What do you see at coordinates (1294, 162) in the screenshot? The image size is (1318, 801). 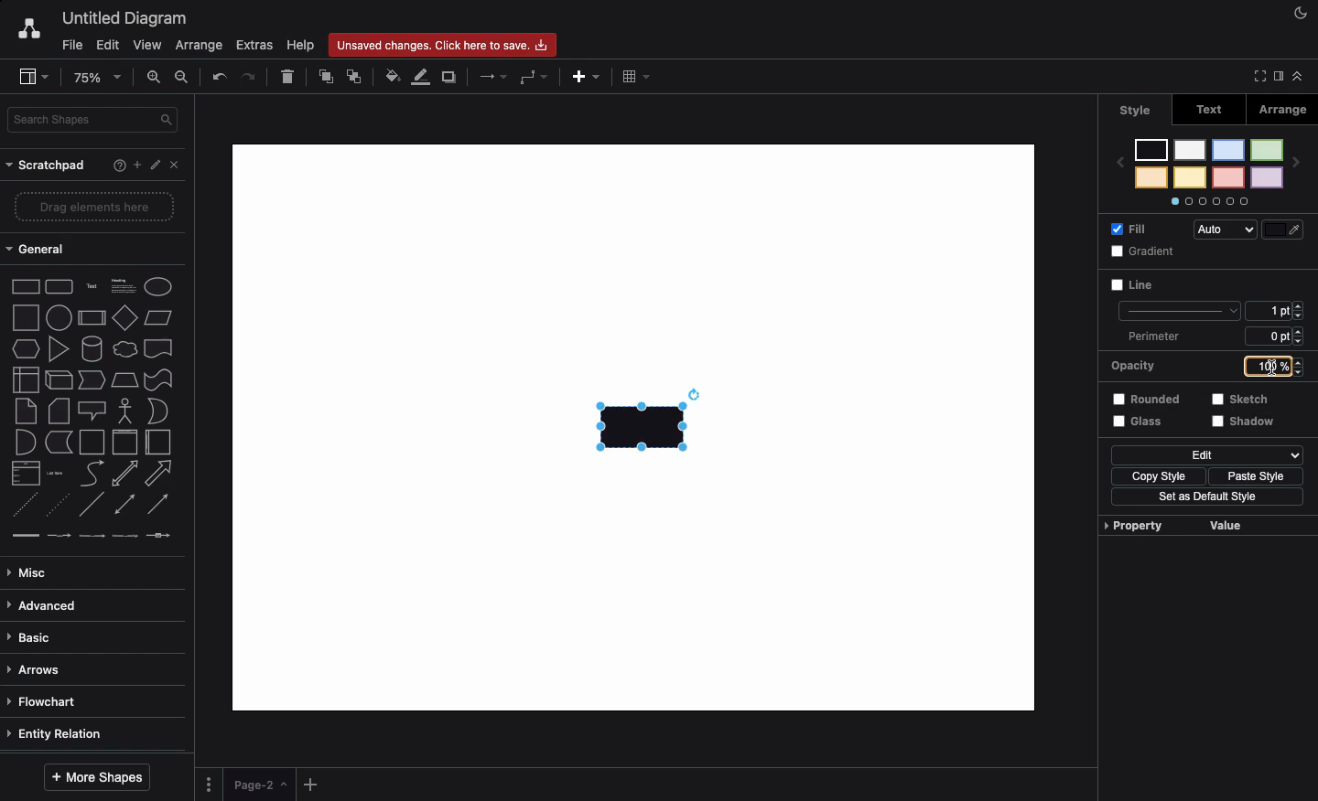 I see `next` at bounding box center [1294, 162].